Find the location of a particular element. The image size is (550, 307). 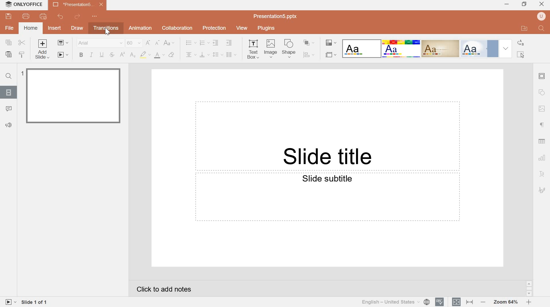

Fit to width is located at coordinates (469, 302).